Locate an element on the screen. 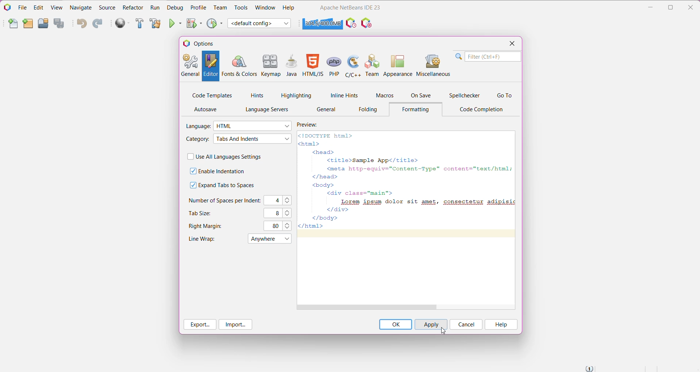 This screenshot has height=372, width=700. <title>Sample App</title> is located at coordinates (371, 160).